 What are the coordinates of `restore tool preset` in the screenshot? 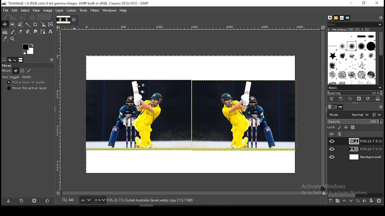 It's located at (21, 201).